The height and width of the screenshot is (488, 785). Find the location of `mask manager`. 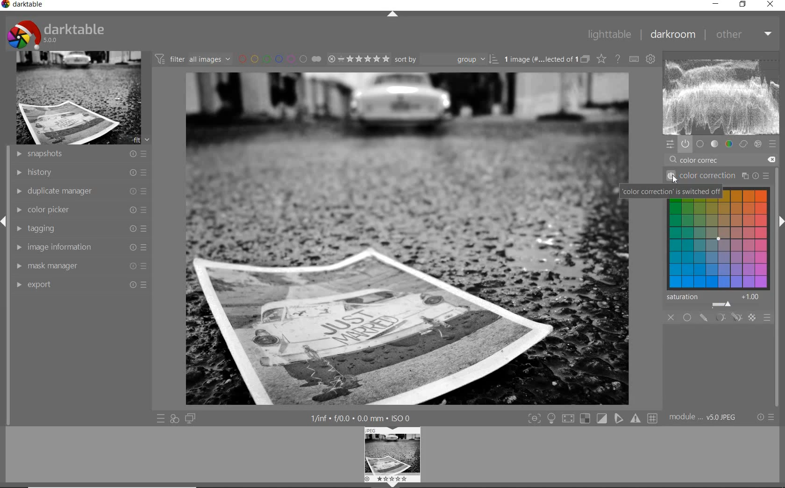

mask manager is located at coordinates (82, 265).